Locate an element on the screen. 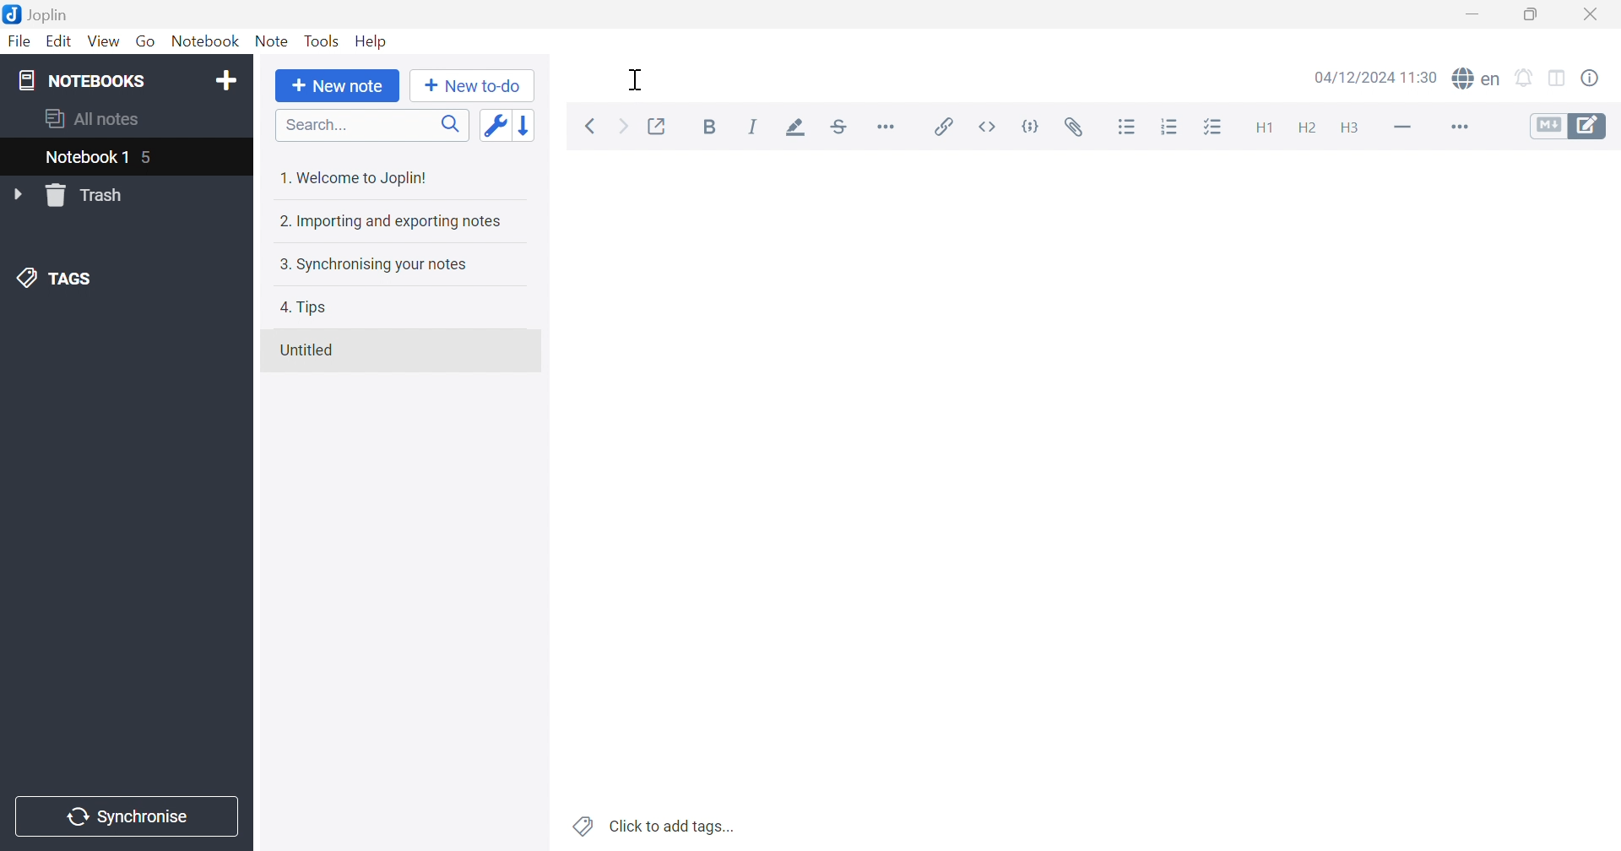 The width and height of the screenshot is (1621, 851). code is located at coordinates (1032, 124).